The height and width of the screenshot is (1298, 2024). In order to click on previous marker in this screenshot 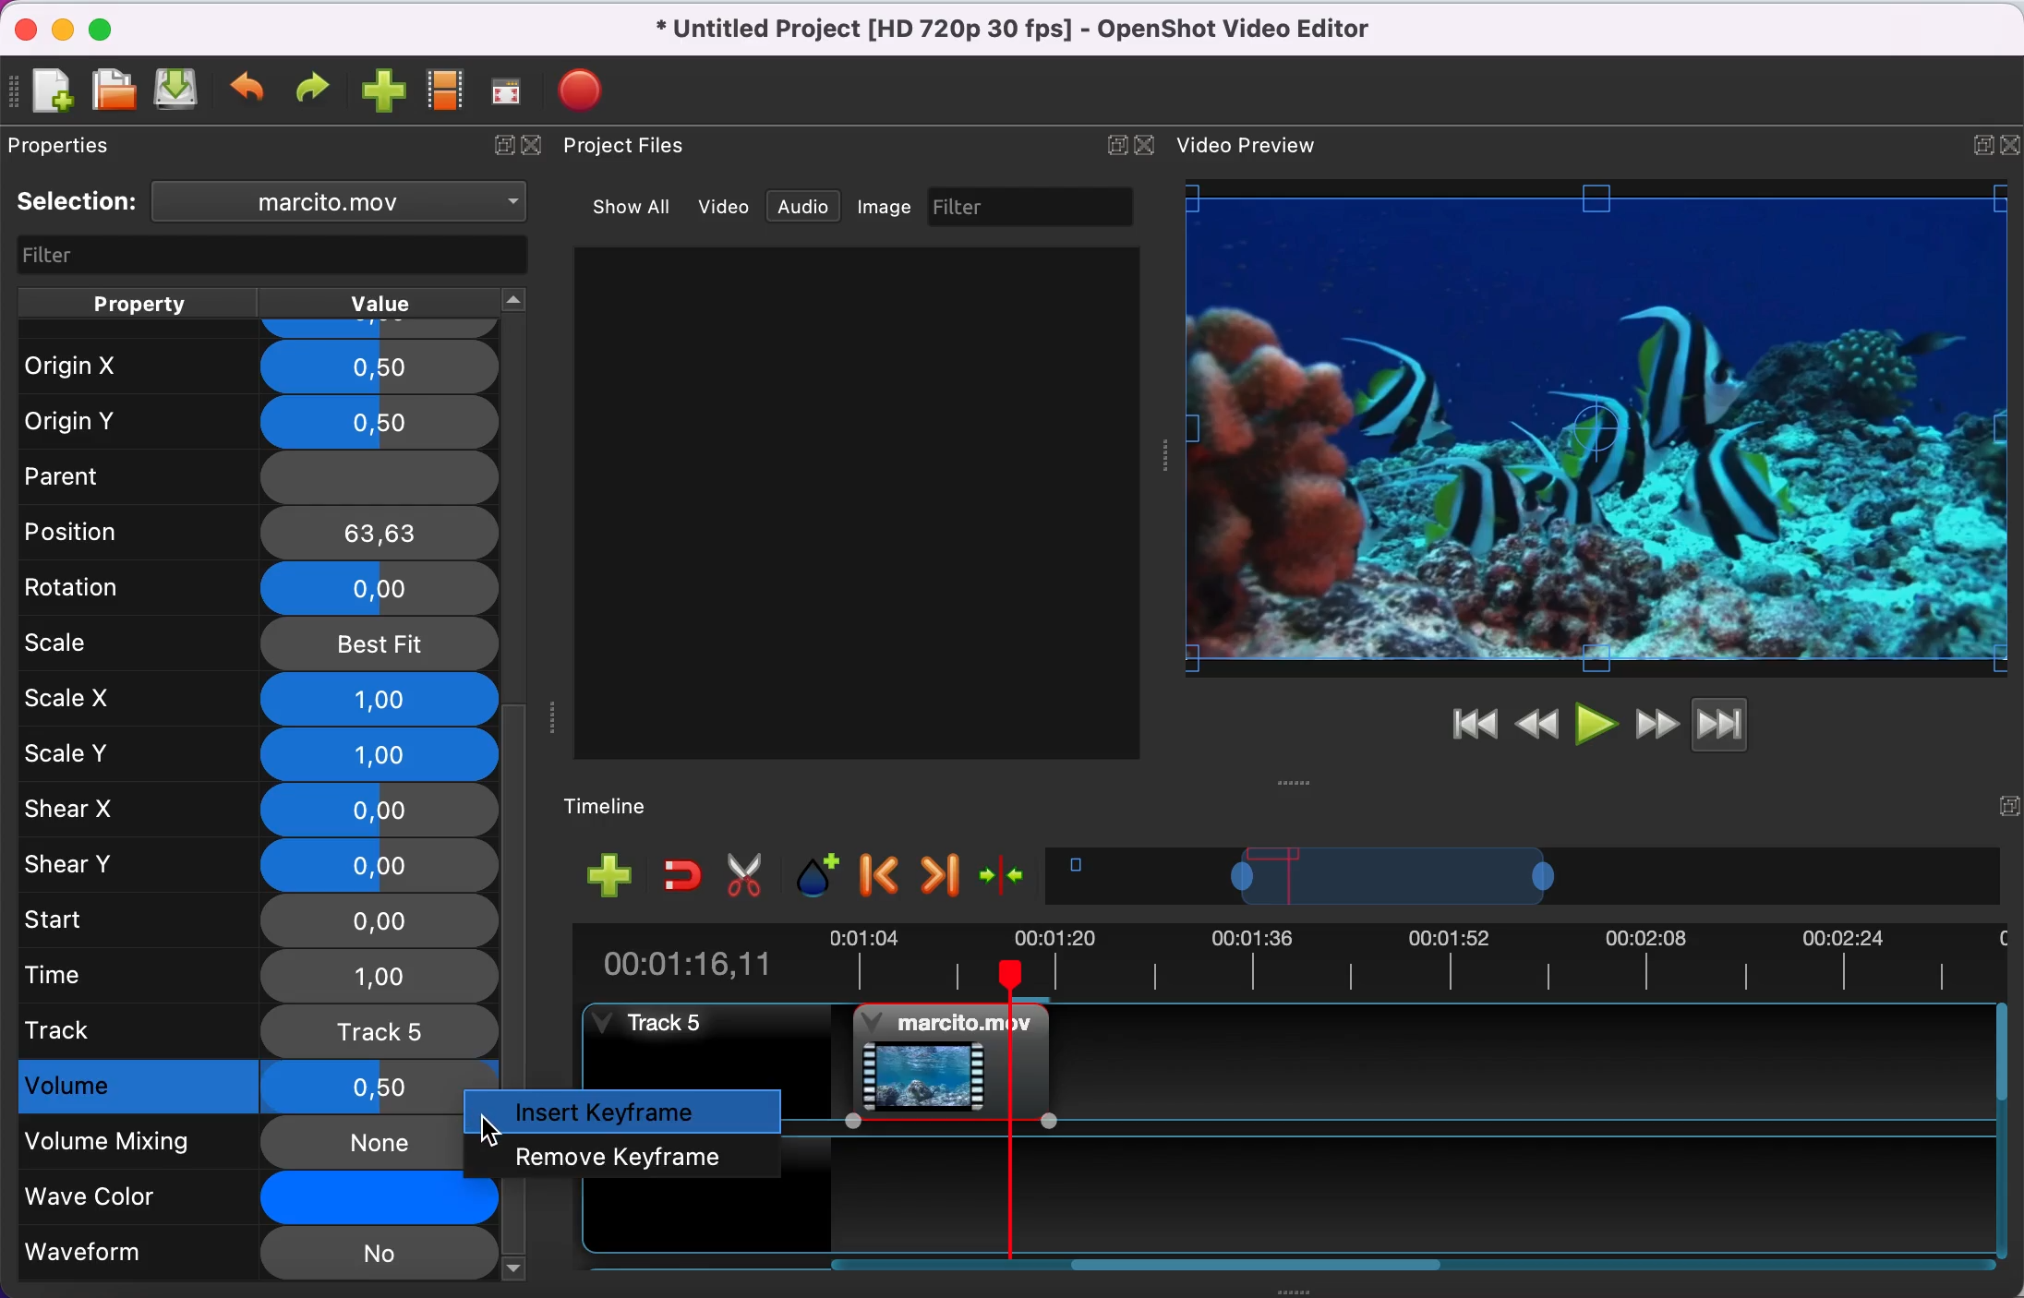, I will do `click(881, 878)`.